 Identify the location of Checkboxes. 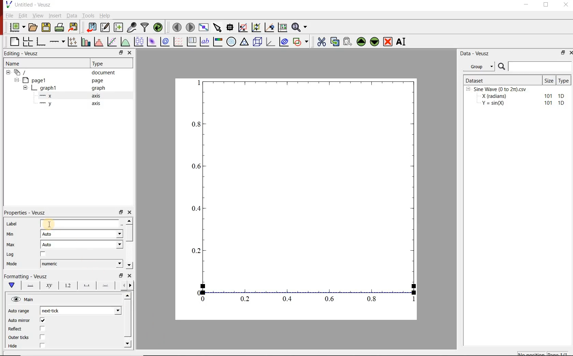
(43, 333).